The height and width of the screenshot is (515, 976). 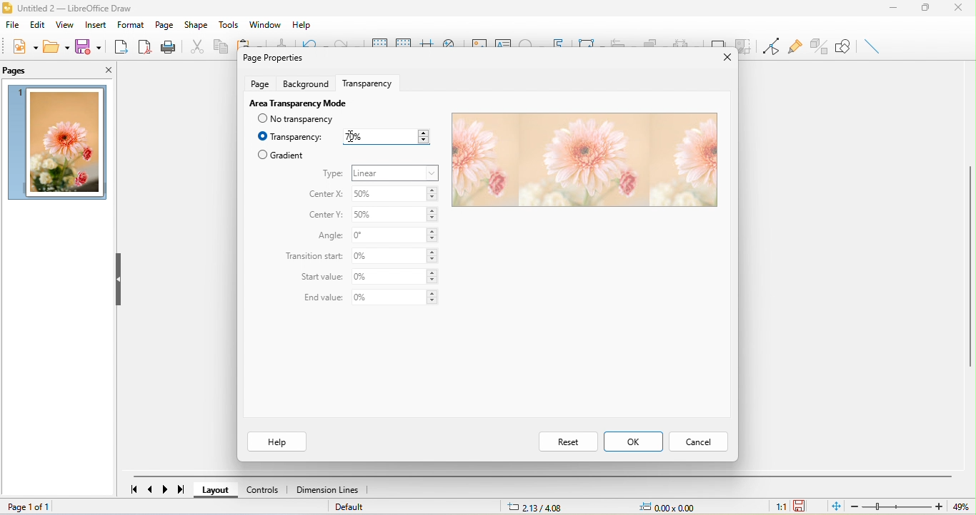 What do you see at coordinates (99, 24) in the screenshot?
I see `insert` at bounding box center [99, 24].